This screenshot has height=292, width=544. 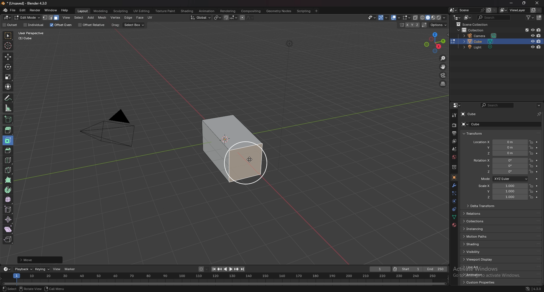 I want to click on edge slide, so click(x=9, y=209).